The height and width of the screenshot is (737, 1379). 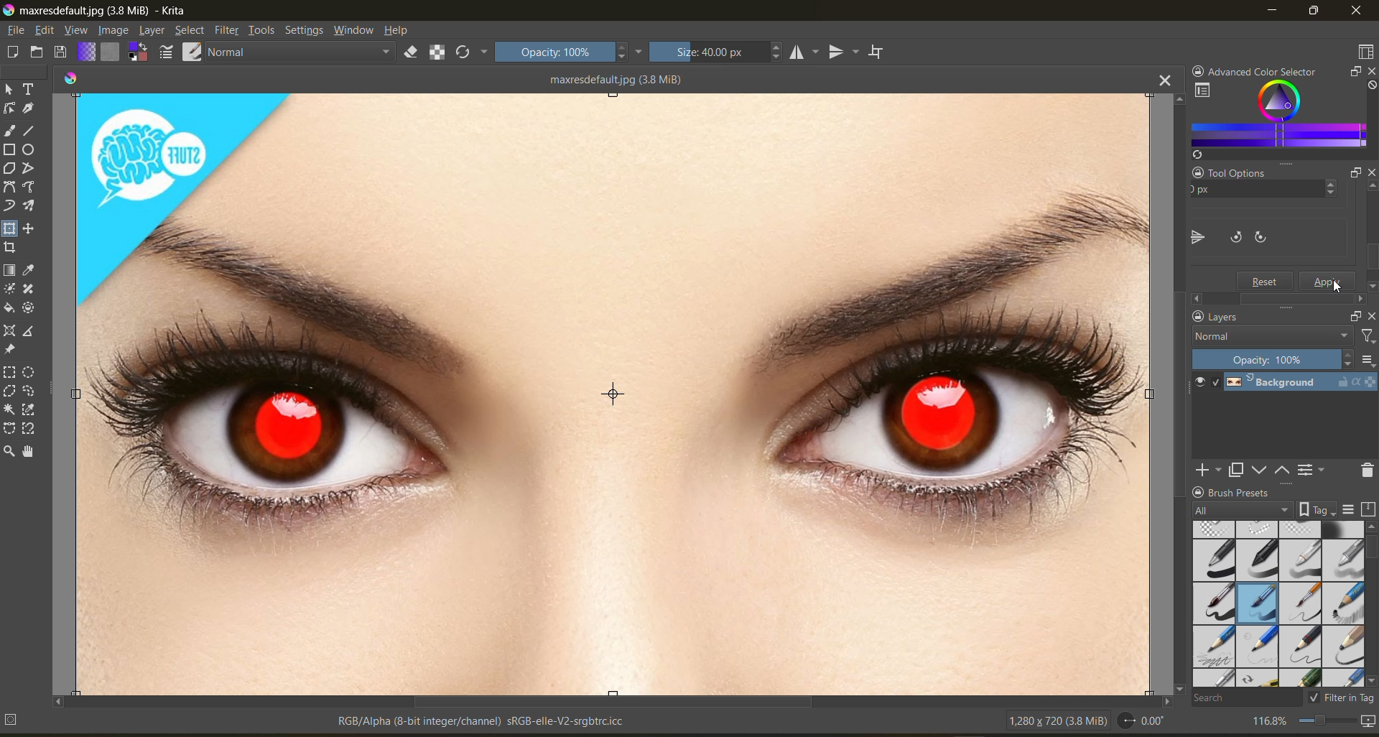 I want to click on zoom factor, so click(x=1271, y=720).